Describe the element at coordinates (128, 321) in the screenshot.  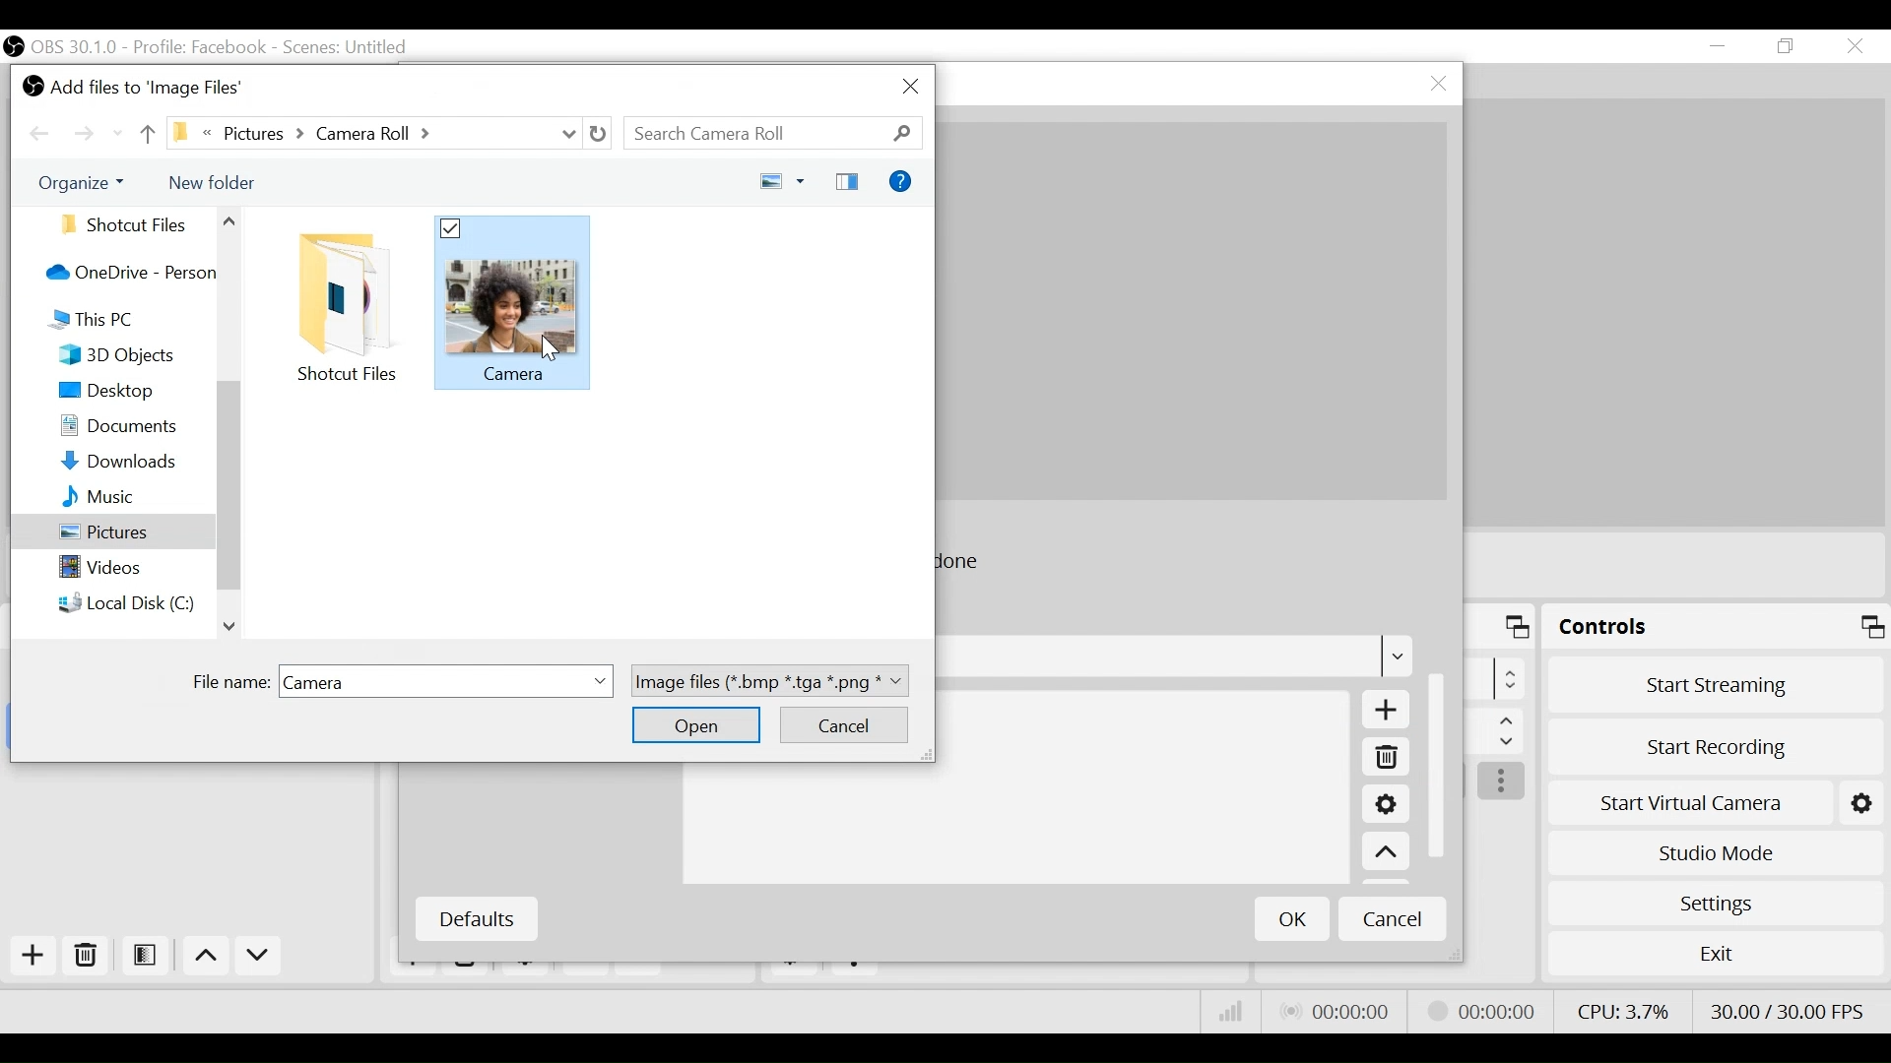
I see `This PC` at that location.